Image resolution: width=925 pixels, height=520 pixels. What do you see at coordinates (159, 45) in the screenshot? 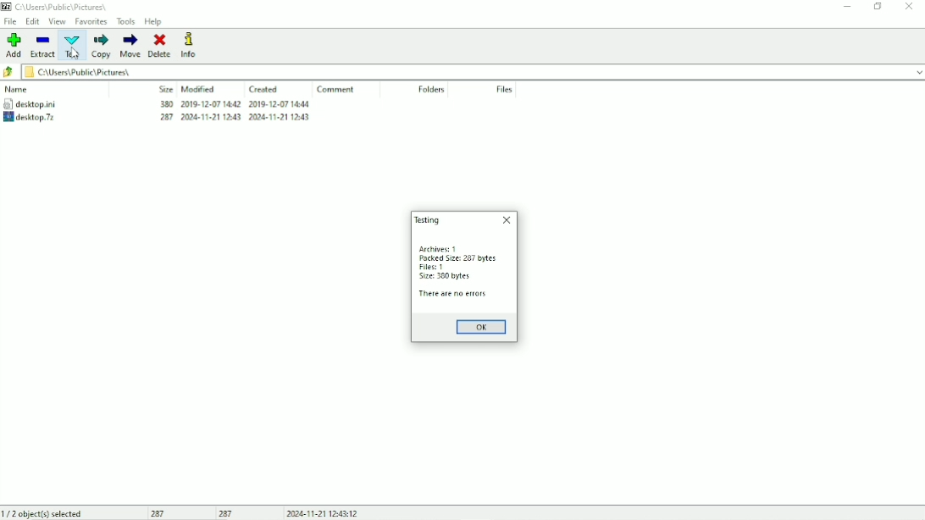
I see `Delete` at bounding box center [159, 45].